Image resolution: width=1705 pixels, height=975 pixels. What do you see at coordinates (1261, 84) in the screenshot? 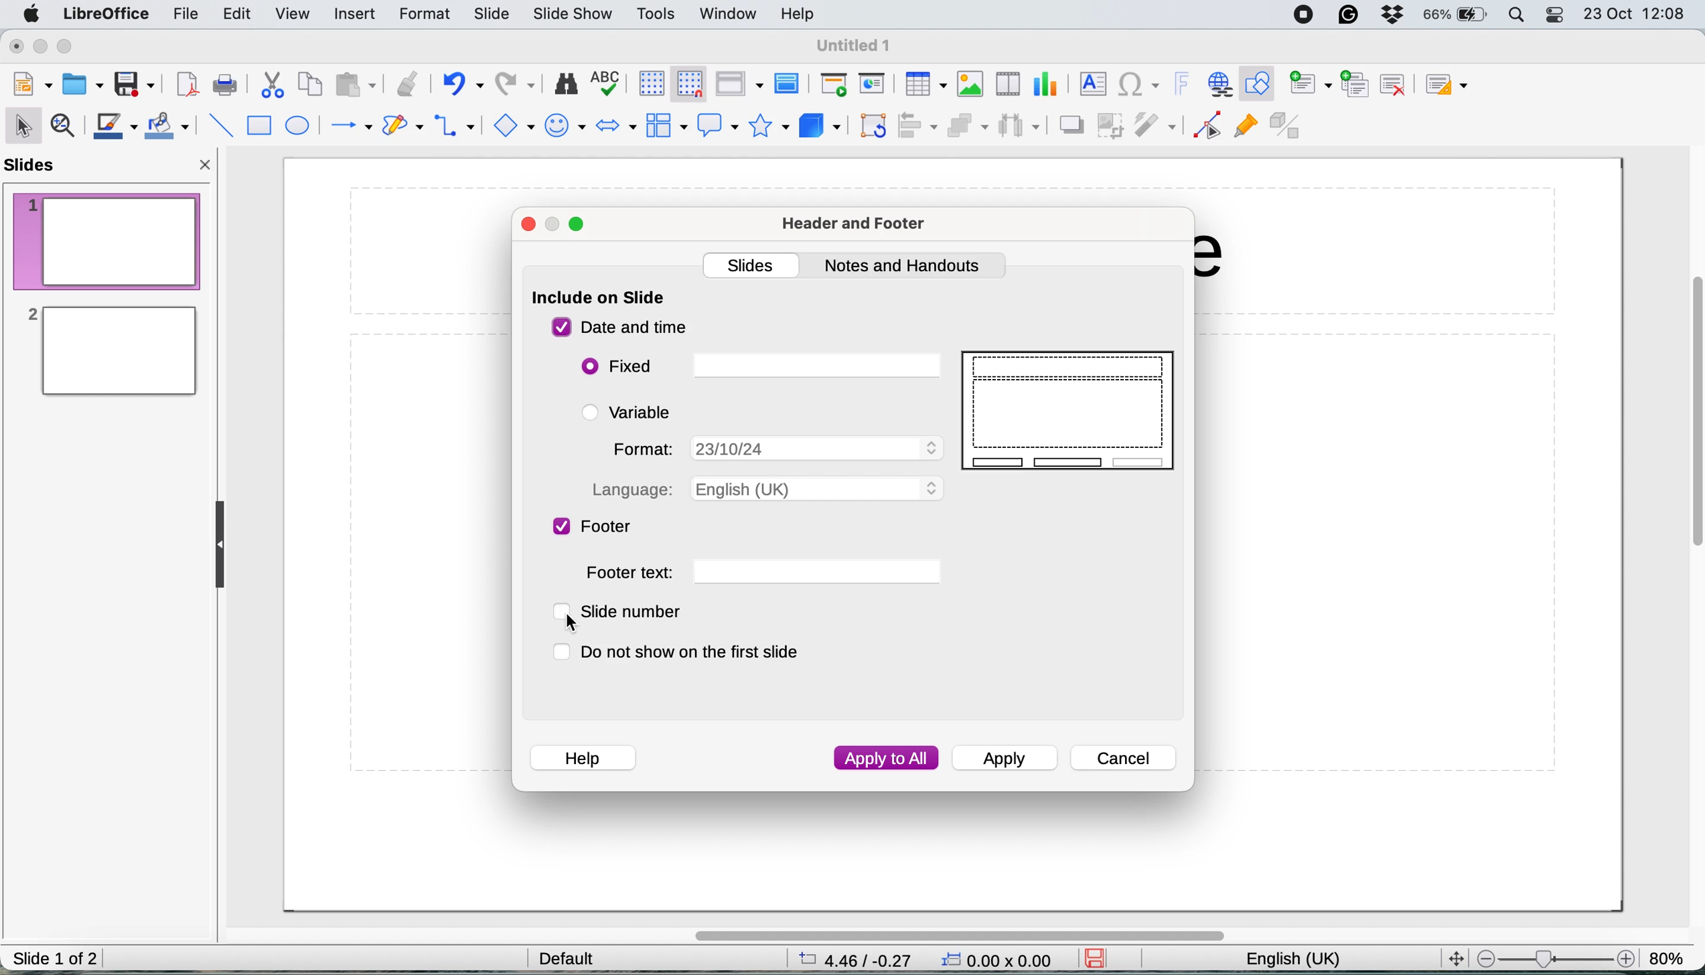
I see `show draw functions` at bounding box center [1261, 84].